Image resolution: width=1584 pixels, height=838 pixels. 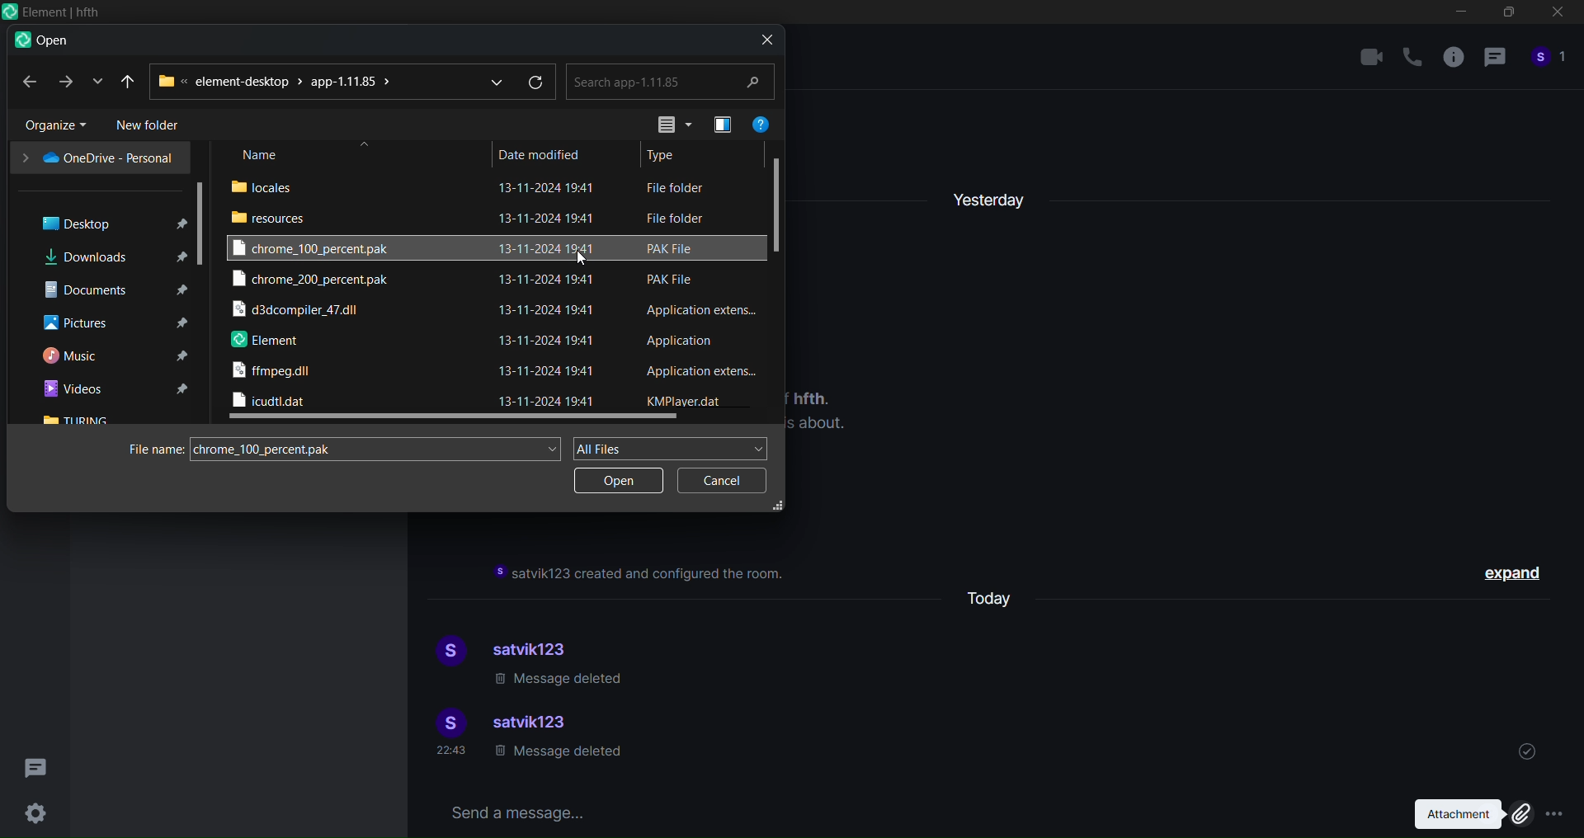 What do you see at coordinates (642, 574) in the screenshot?
I see `instruction` at bounding box center [642, 574].